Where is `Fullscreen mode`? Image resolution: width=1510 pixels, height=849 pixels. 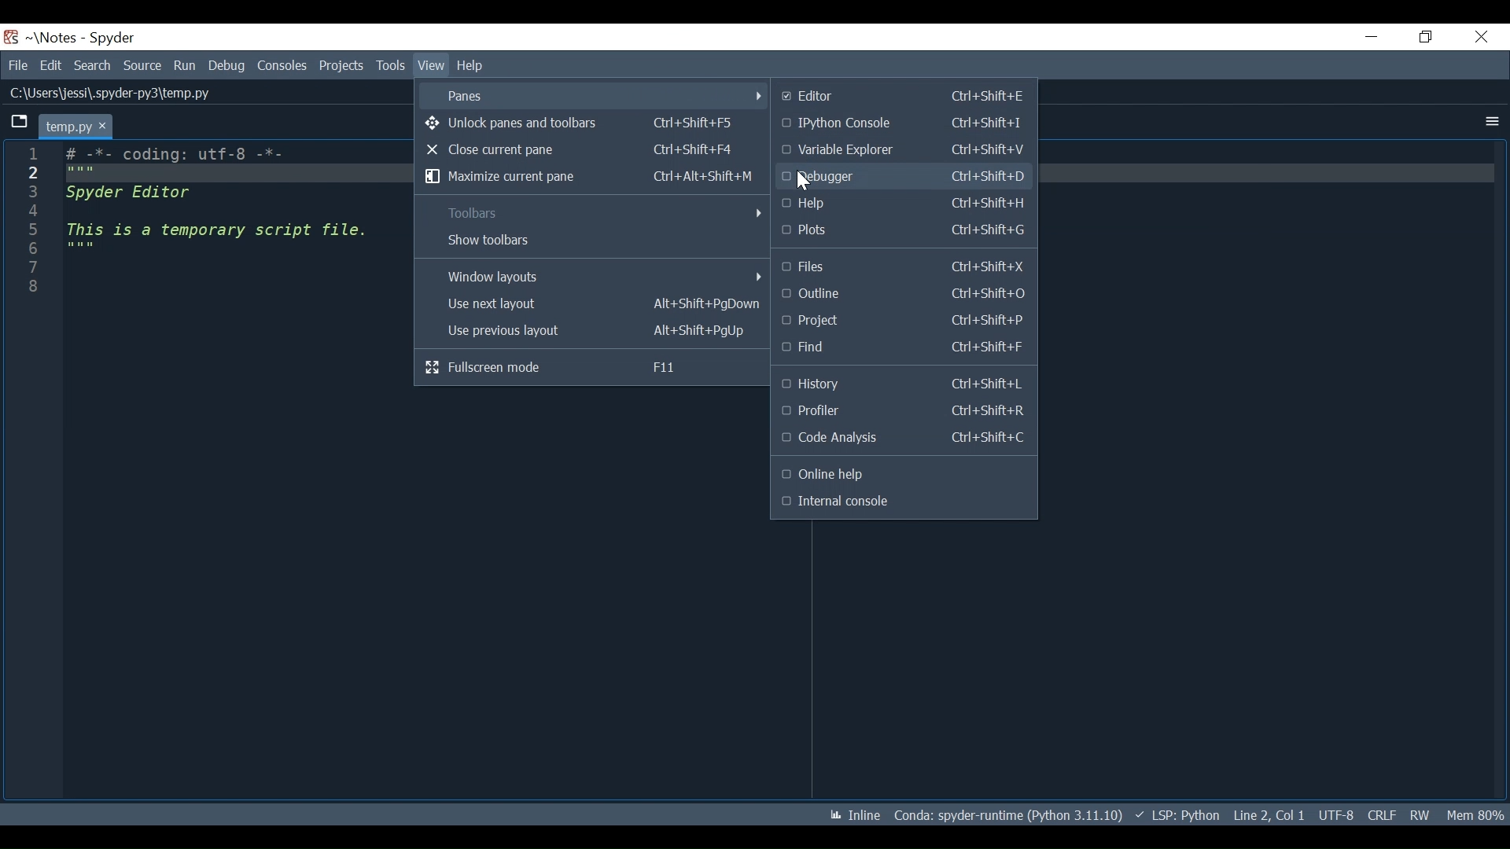
Fullscreen mode is located at coordinates (576, 366).